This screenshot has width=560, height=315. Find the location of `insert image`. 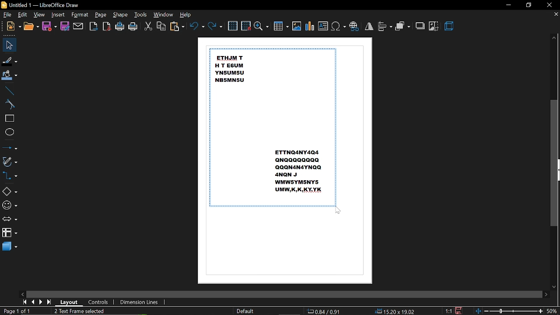

insert image is located at coordinates (297, 26).